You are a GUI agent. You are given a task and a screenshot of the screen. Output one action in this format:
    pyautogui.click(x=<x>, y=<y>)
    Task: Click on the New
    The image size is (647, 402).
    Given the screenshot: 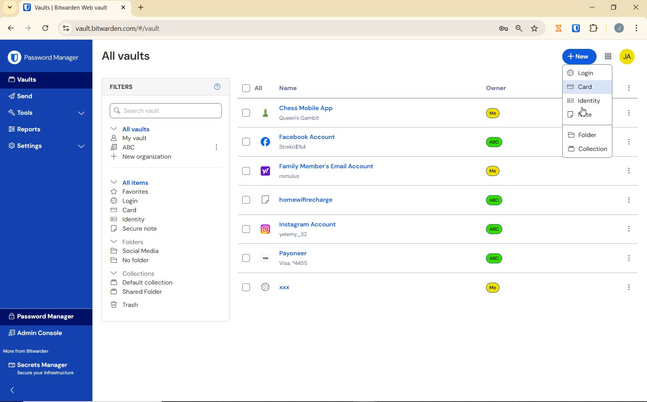 What is the action you would take?
    pyautogui.click(x=579, y=57)
    